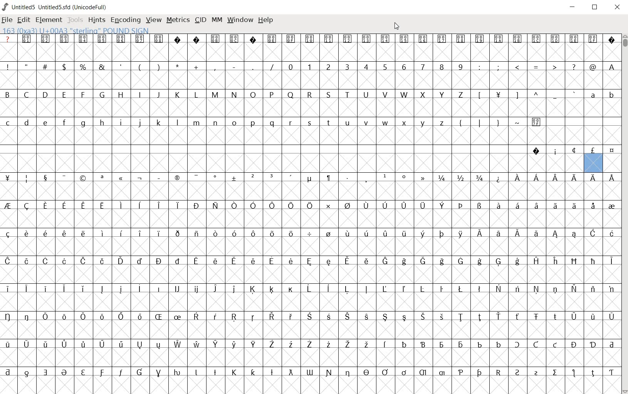 The width and height of the screenshot is (628, 394). What do you see at coordinates (10, 206) in the screenshot?
I see `Symbol` at bounding box center [10, 206].